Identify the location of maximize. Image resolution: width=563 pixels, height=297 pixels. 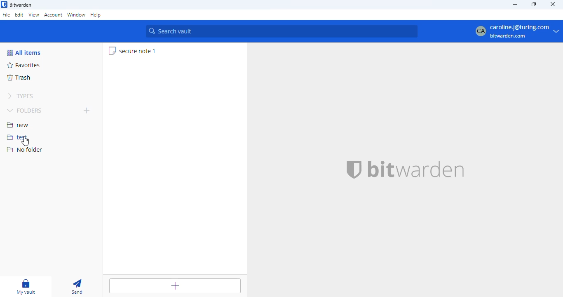
(534, 5).